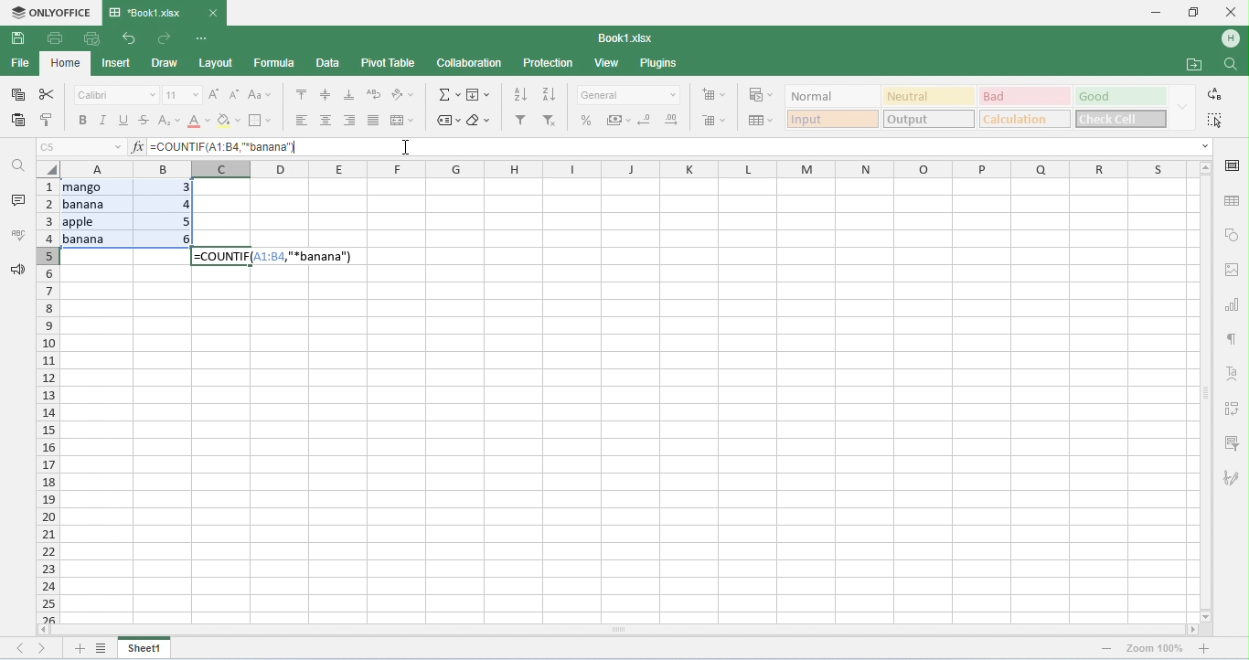  I want to click on drop down, so click(1204, 147).